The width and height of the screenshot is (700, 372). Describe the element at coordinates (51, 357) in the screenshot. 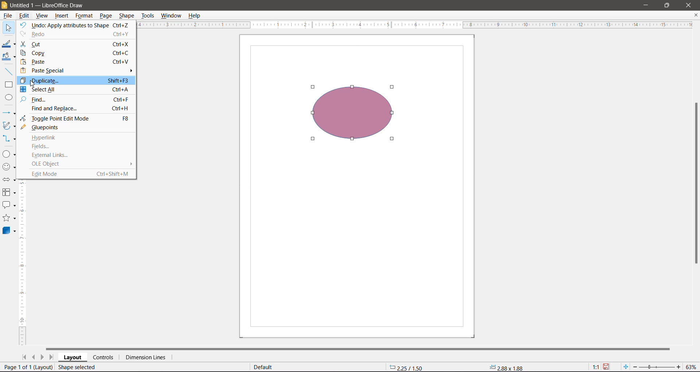

I see `Scroll to last page` at that location.